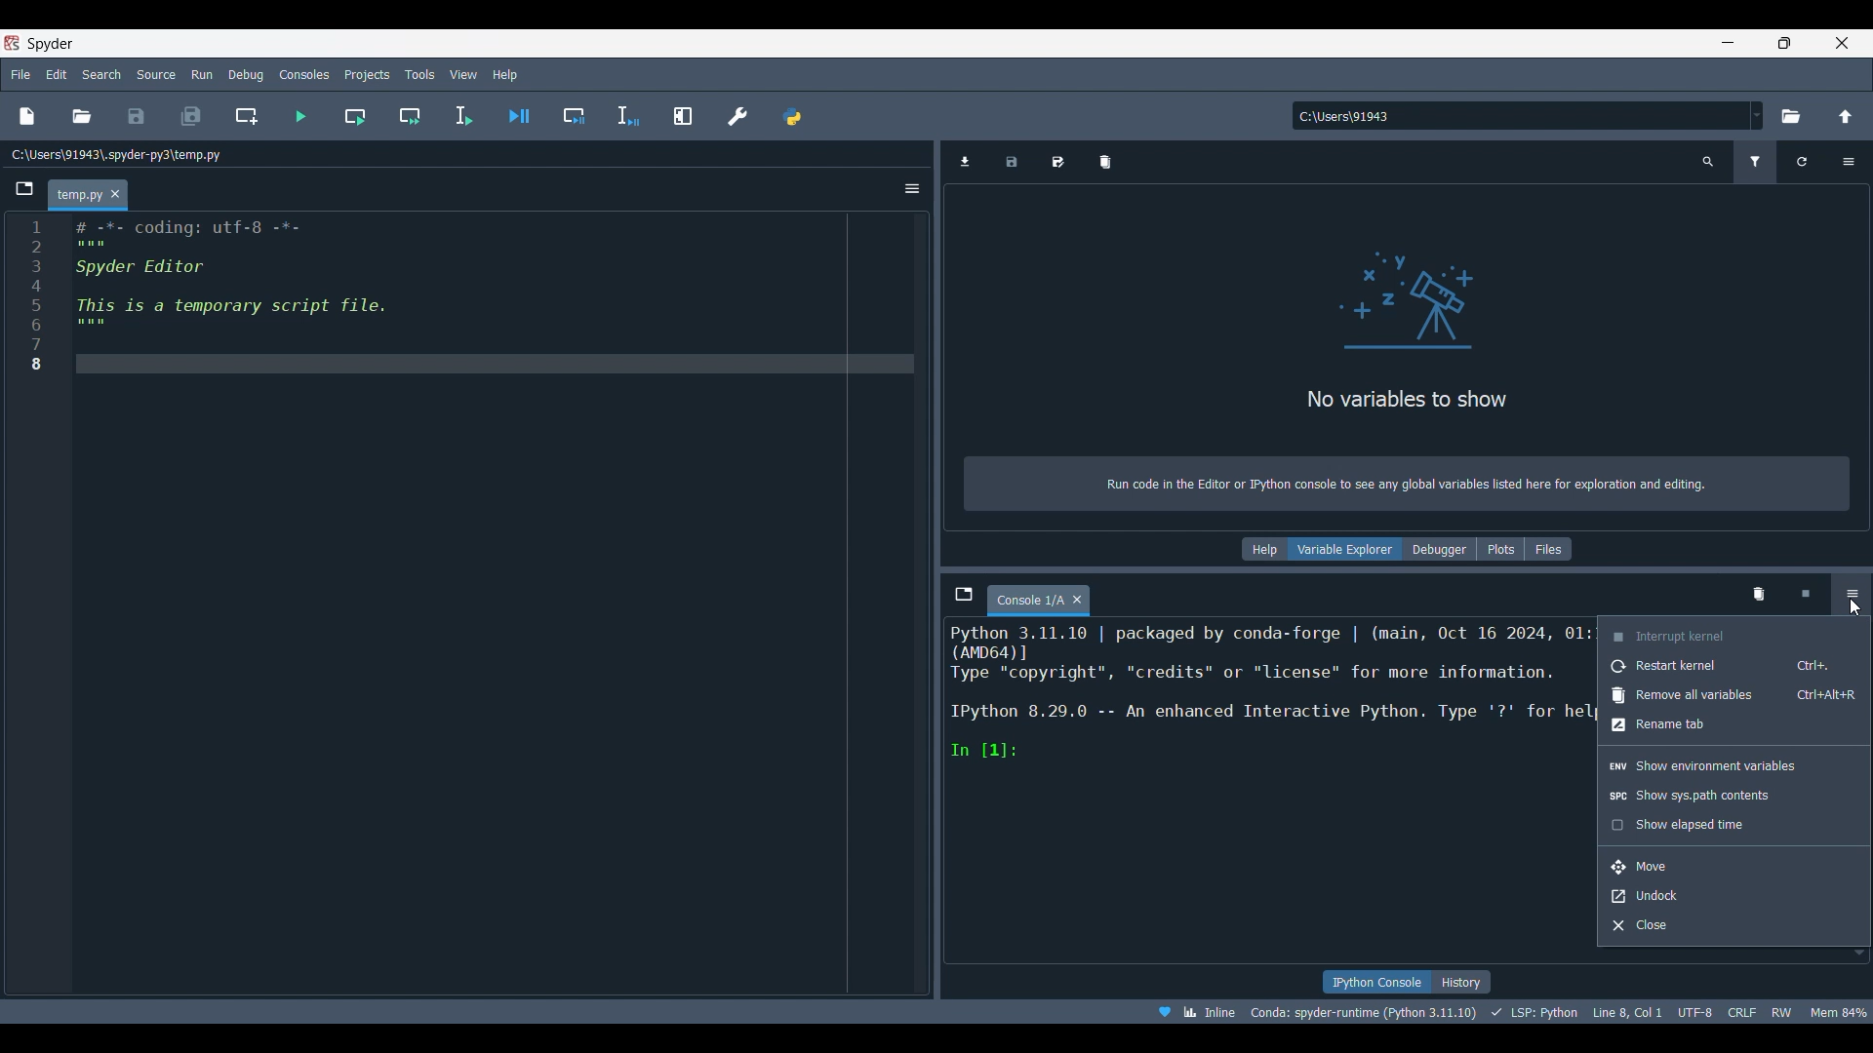  What do you see at coordinates (683, 116) in the screenshot?
I see `Maximize current pane` at bounding box center [683, 116].